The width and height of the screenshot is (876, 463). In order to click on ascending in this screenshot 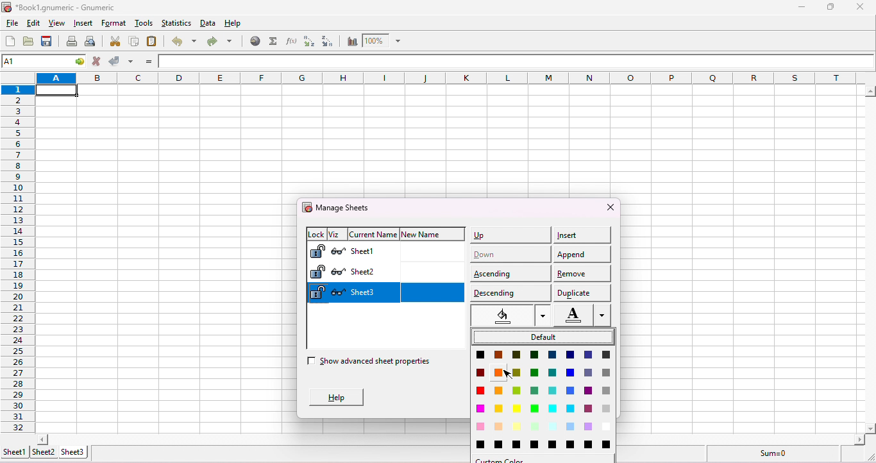, I will do `click(509, 271)`.